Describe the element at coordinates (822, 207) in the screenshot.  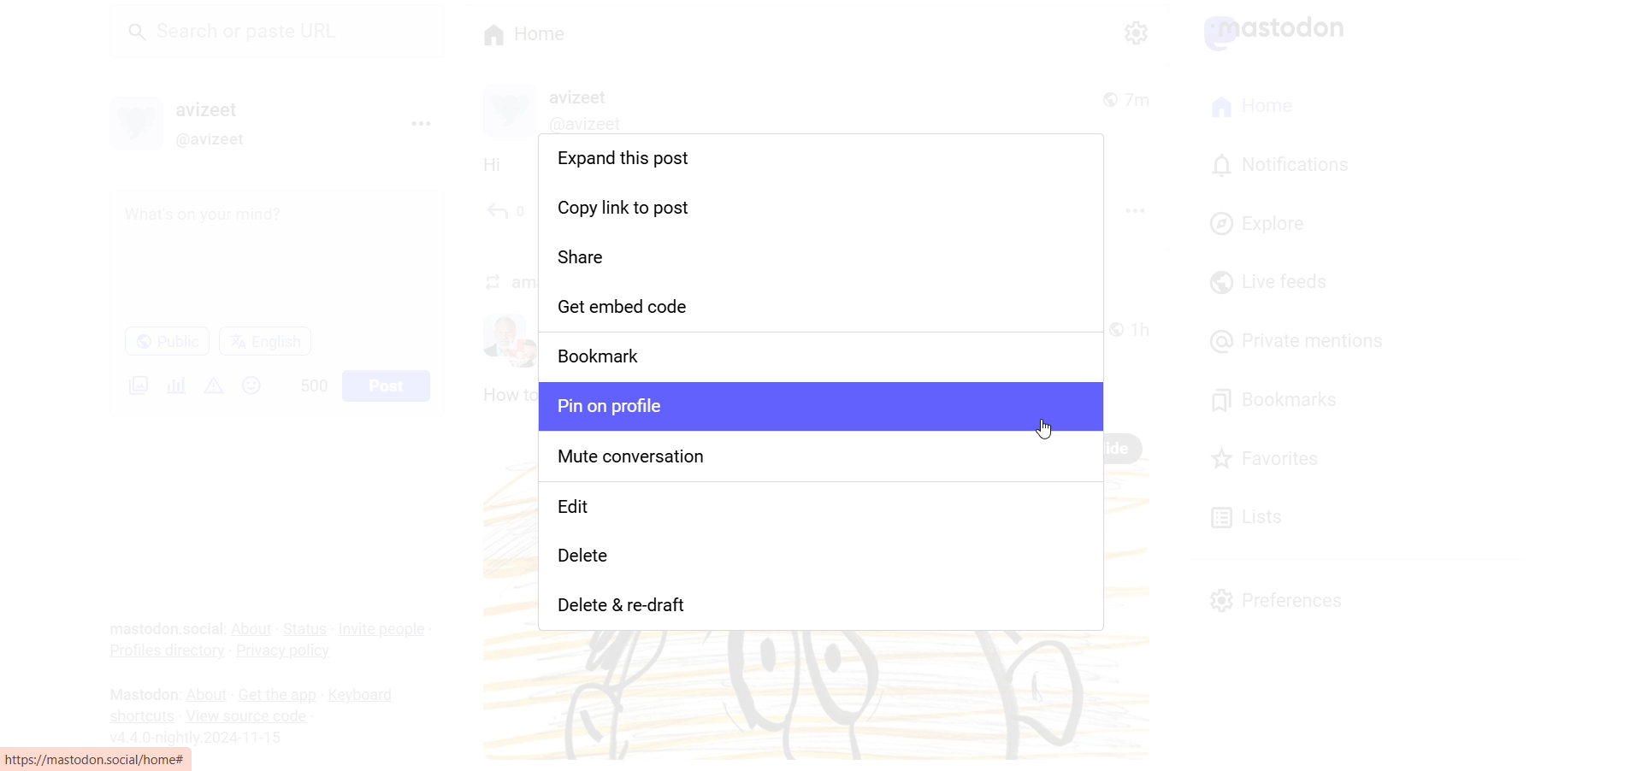
I see `Copy Link to Post` at that location.